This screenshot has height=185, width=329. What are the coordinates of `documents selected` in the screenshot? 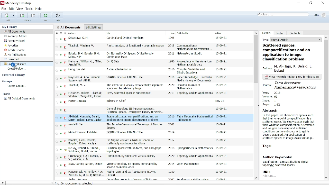 It's located at (75, 183).